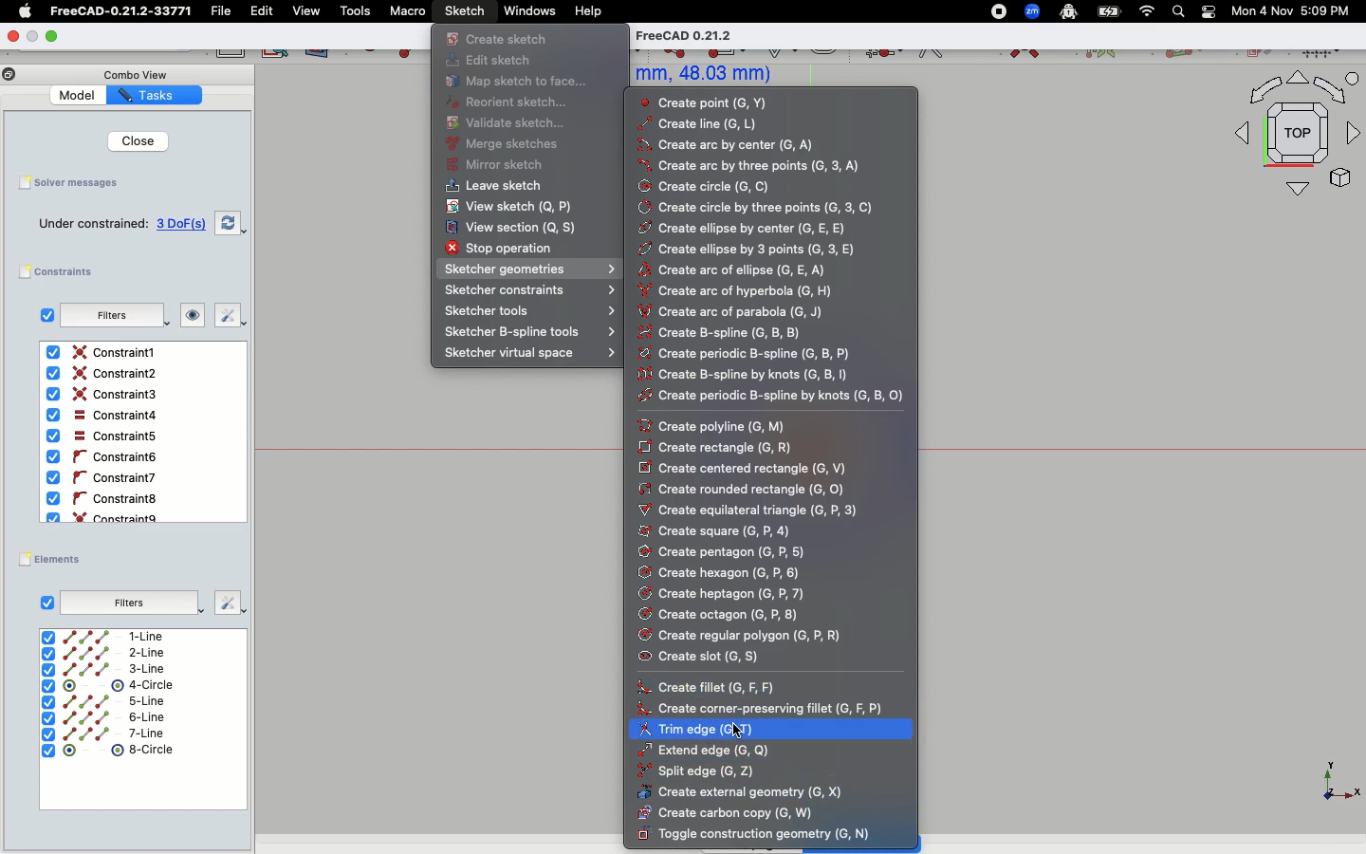  I want to click on Create point, so click(707, 102).